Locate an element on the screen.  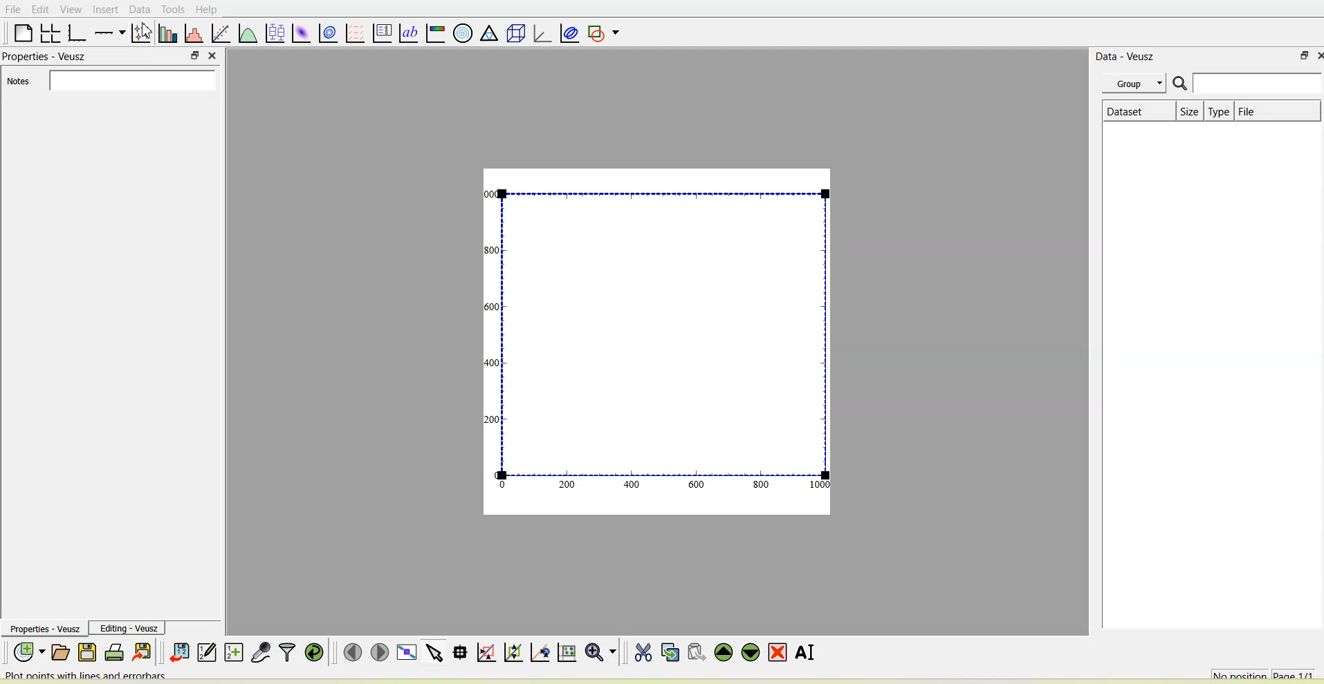
Properties - Veusz is located at coordinates (42, 628).